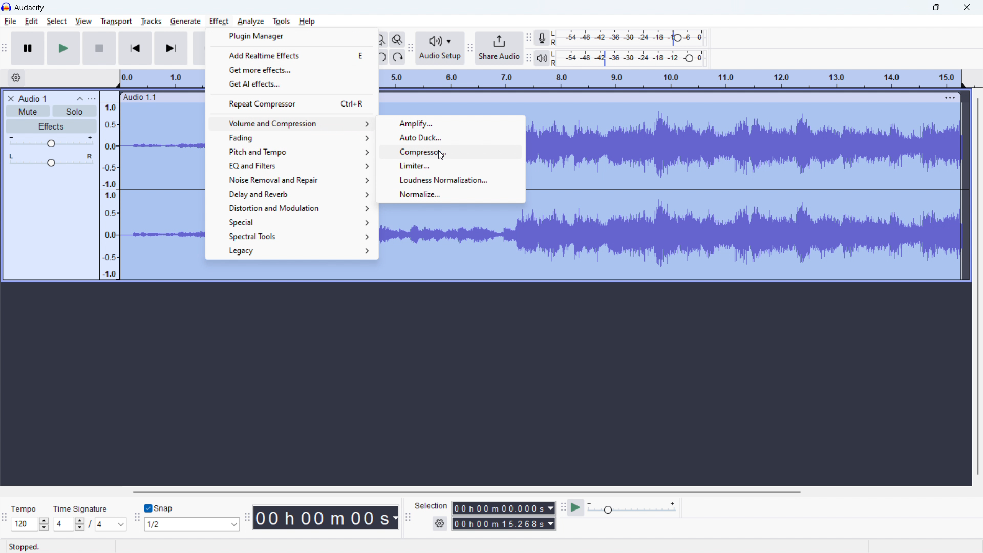 The image size is (983, 553). I want to click on select, so click(57, 22).